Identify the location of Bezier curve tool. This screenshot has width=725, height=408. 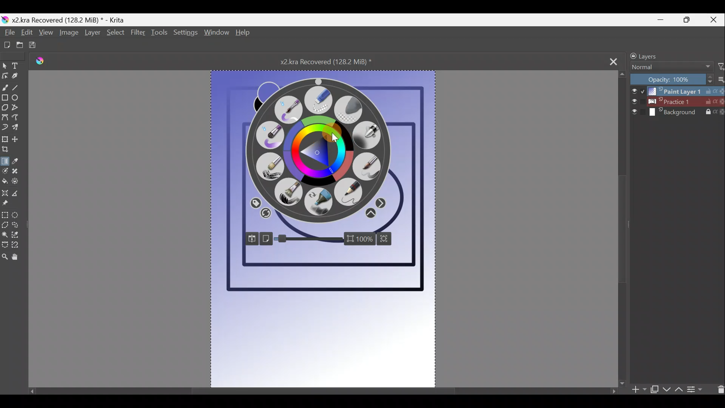
(5, 118).